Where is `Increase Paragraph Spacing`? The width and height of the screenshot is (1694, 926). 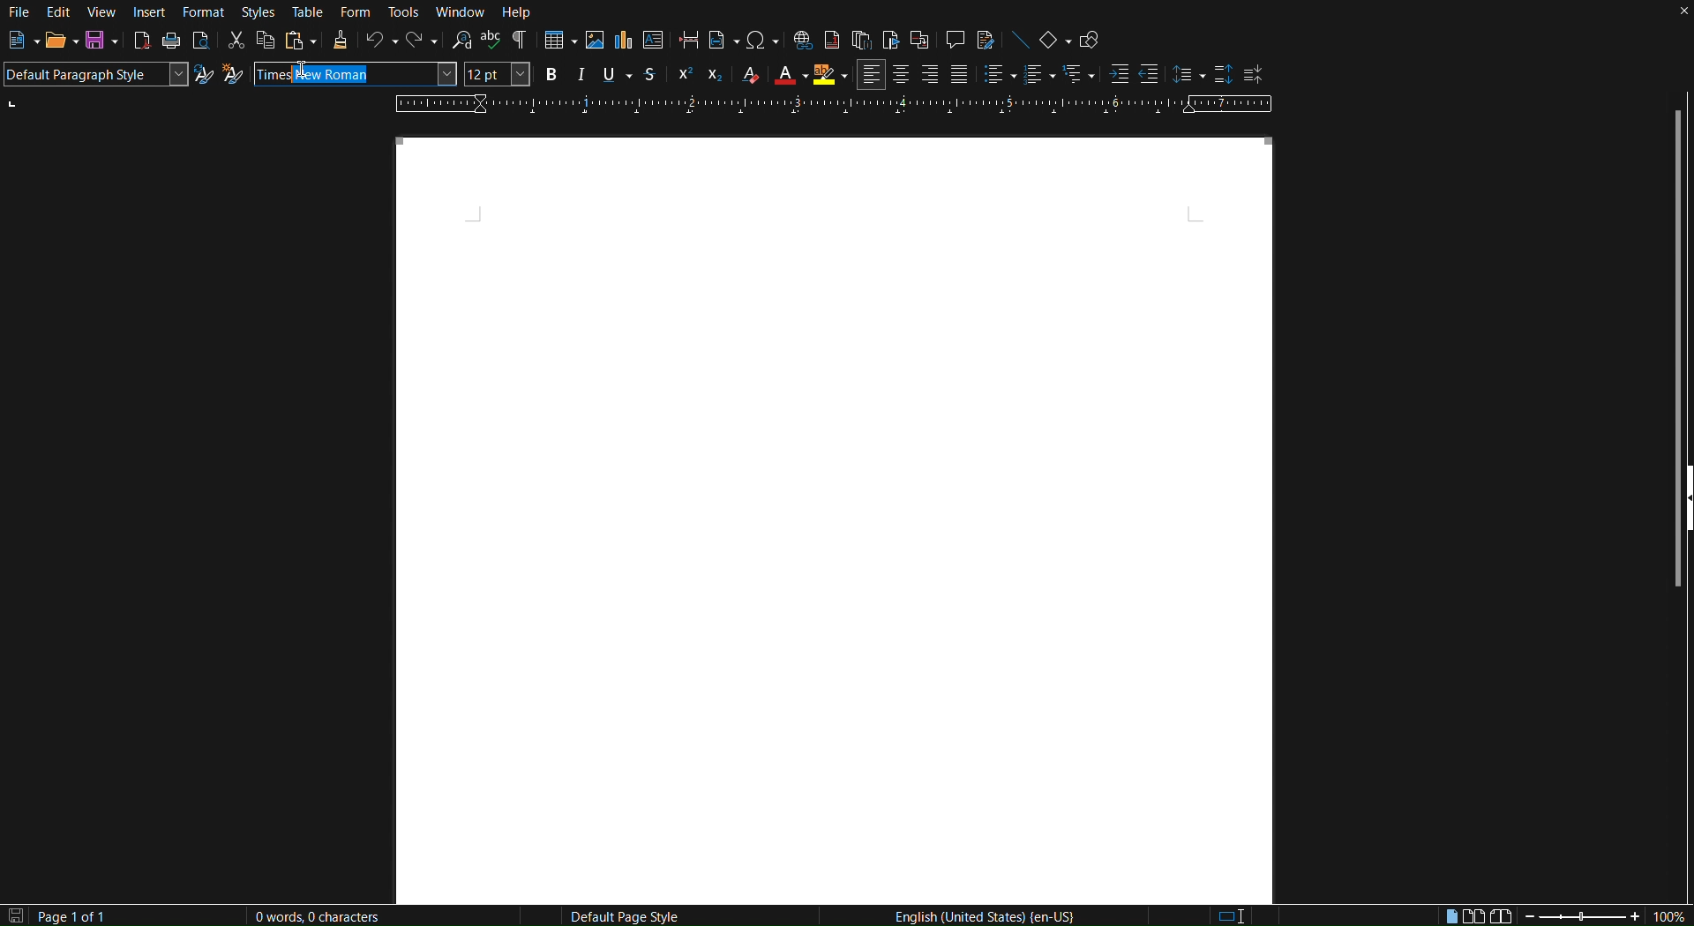 Increase Paragraph Spacing is located at coordinates (1226, 77).